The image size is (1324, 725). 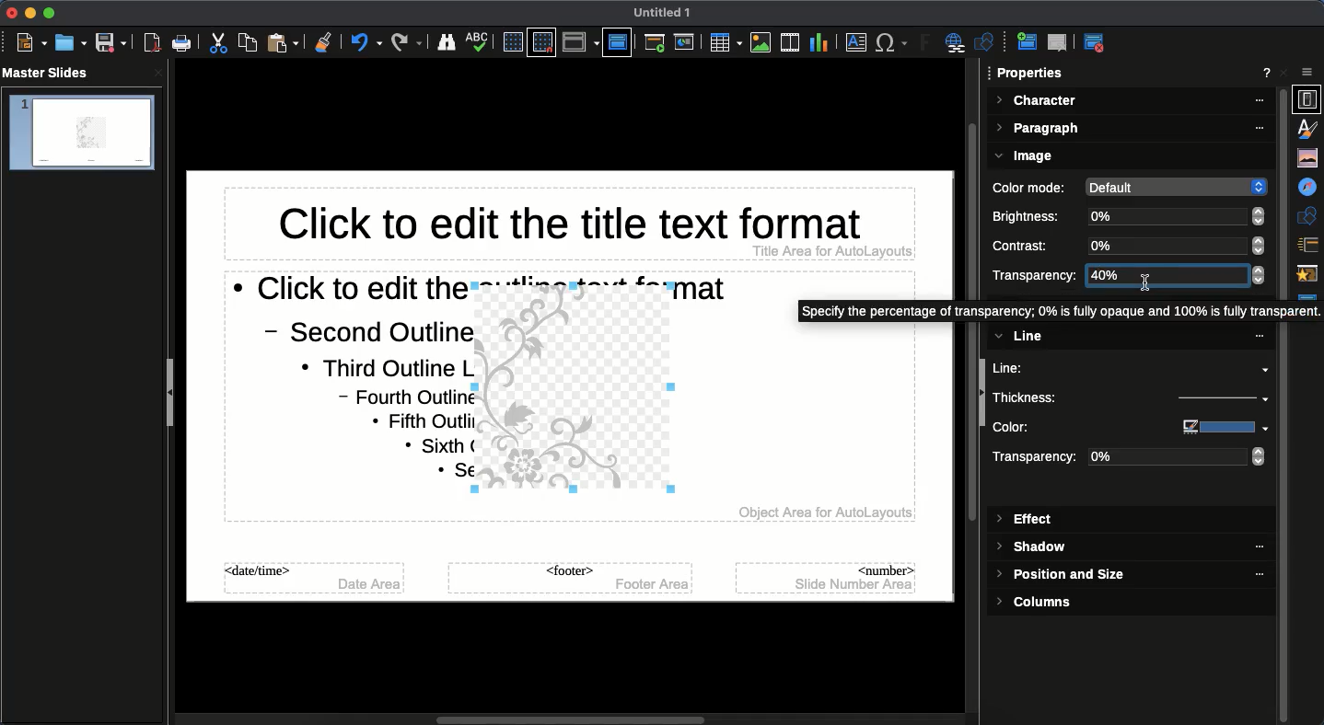 I want to click on Master slide date time, so click(x=315, y=581).